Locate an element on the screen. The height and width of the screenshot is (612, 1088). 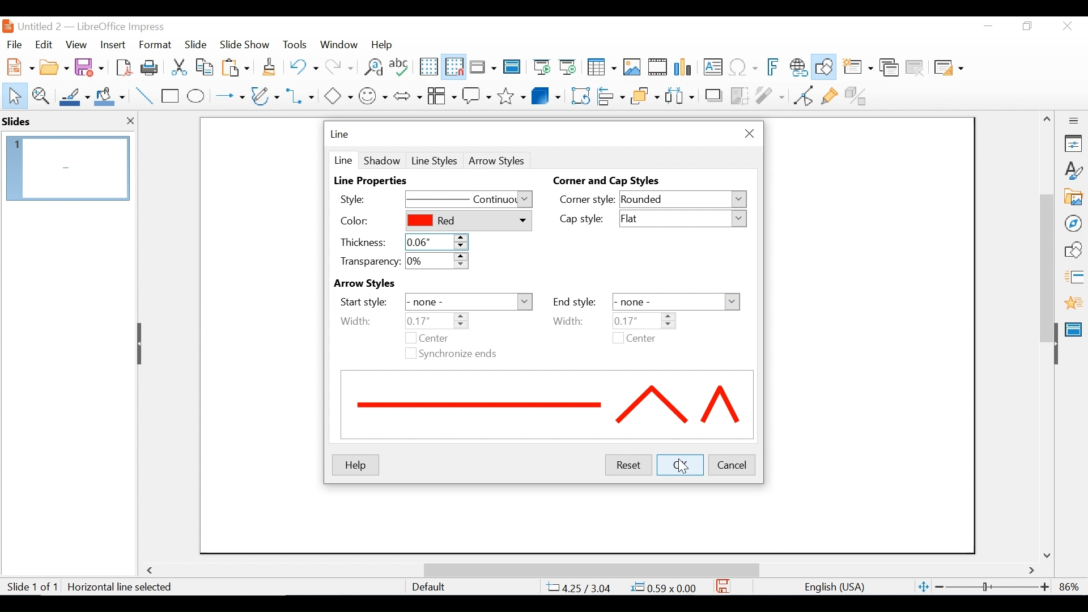
Hide is located at coordinates (141, 343).